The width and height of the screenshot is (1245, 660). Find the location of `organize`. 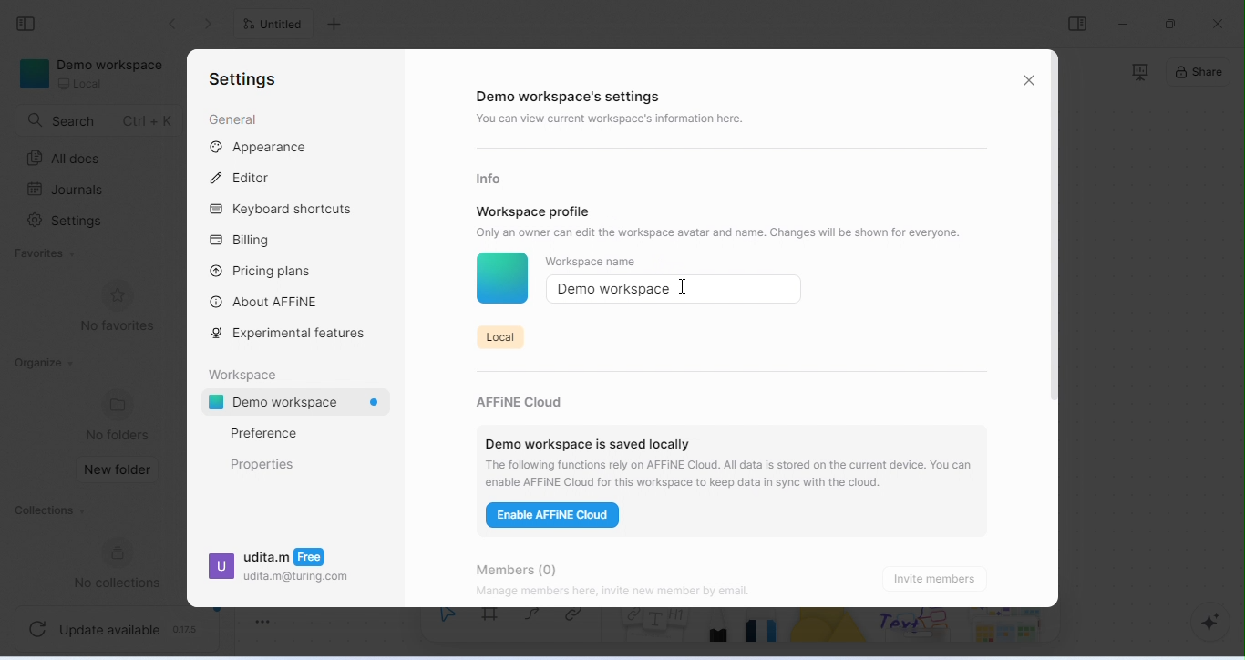

organize is located at coordinates (43, 363).